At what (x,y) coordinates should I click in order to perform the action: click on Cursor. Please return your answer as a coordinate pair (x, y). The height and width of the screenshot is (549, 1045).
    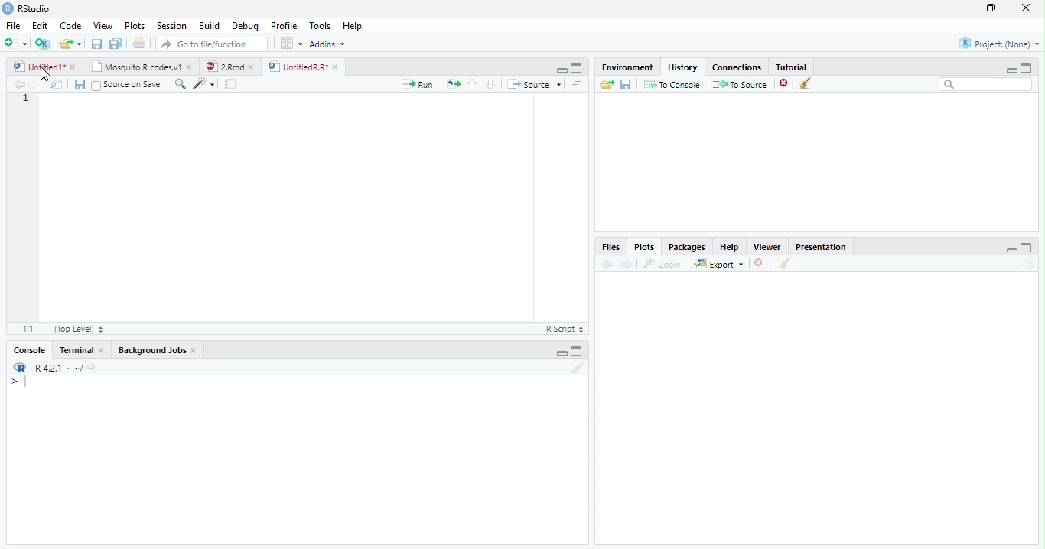
    Looking at the image, I should click on (29, 383).